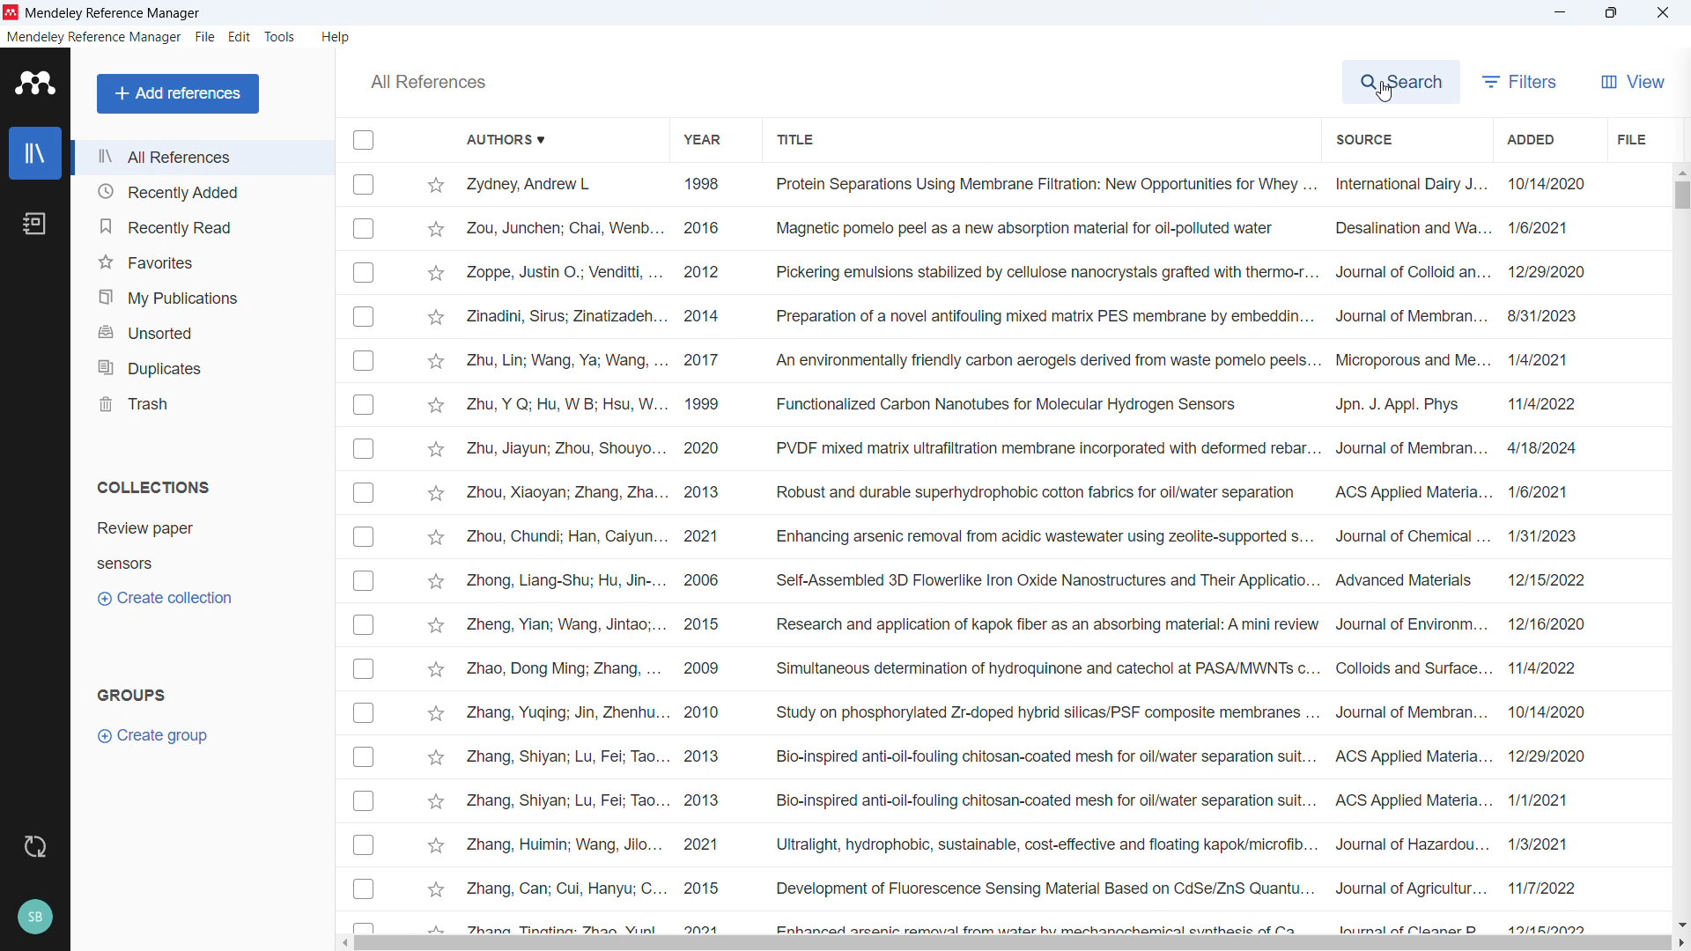 The width and height of the screenshot is (1691, 951). What do you see at coordinates (93, 37) in the screenshot?
I see `mendeley reference manager` at bounding box center [93, 37].